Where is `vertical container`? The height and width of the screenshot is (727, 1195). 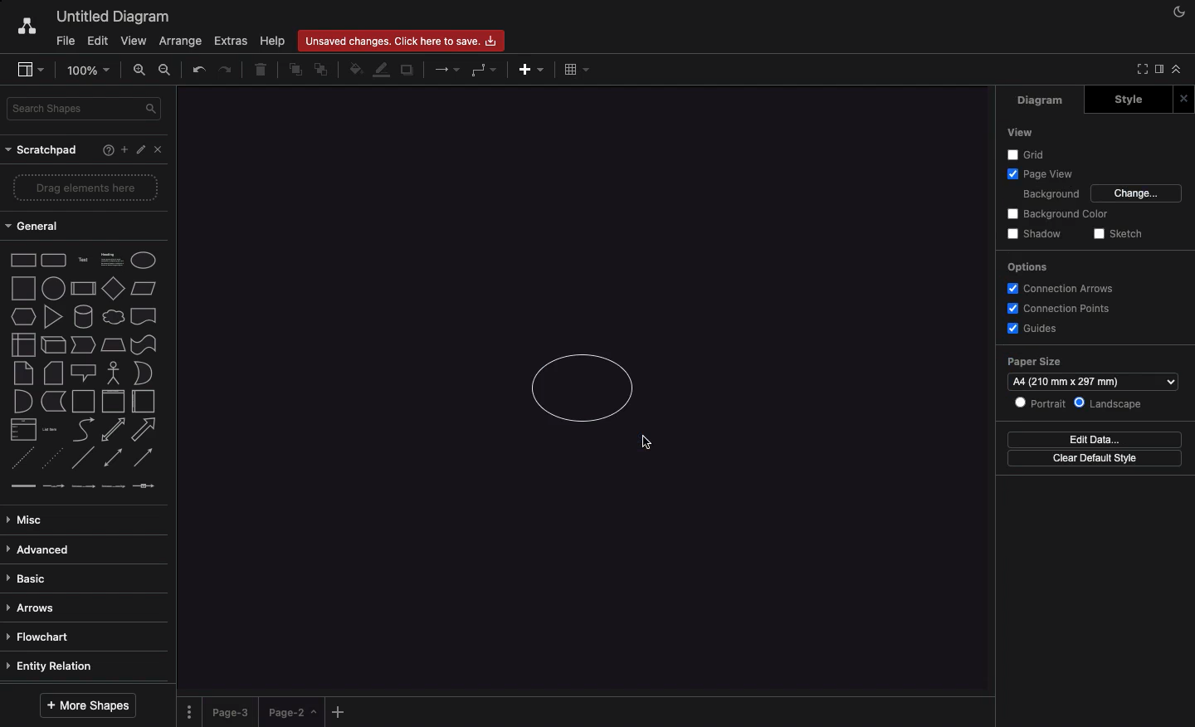 vertical container is located at coordinates (113, 402).